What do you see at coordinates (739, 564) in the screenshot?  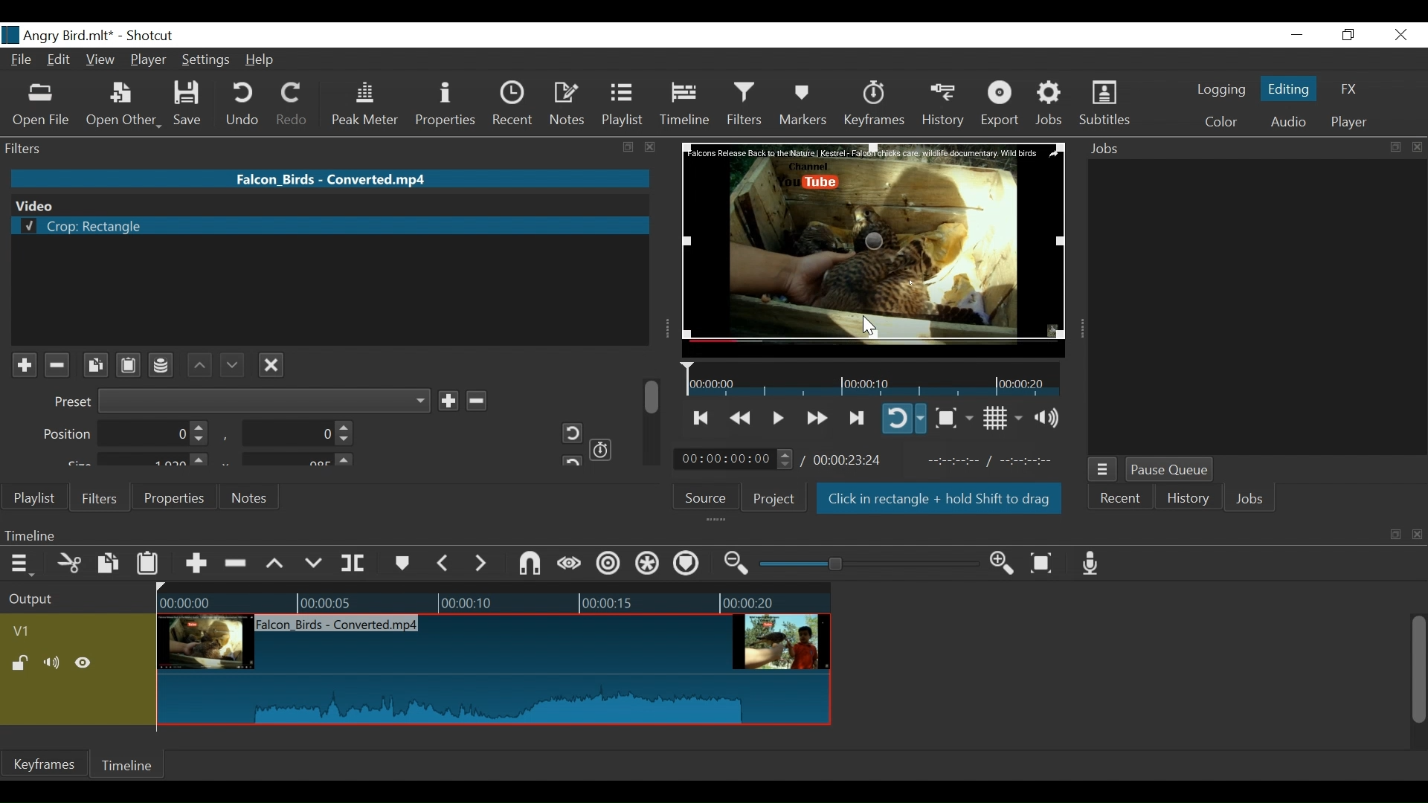 I see `Zoom timeline out` at bounding box center [739, 564].